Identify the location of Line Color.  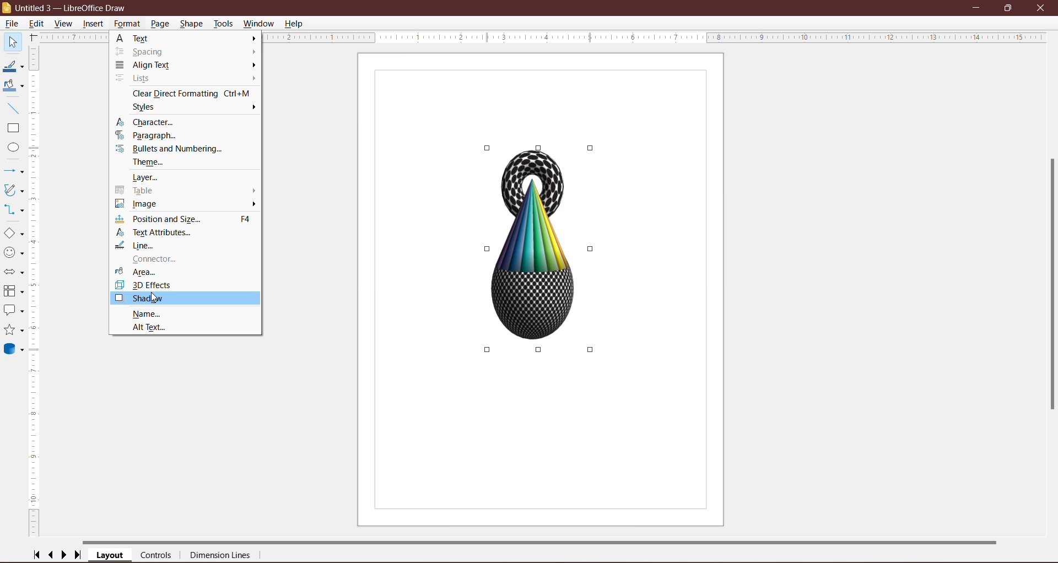
(13, 66).